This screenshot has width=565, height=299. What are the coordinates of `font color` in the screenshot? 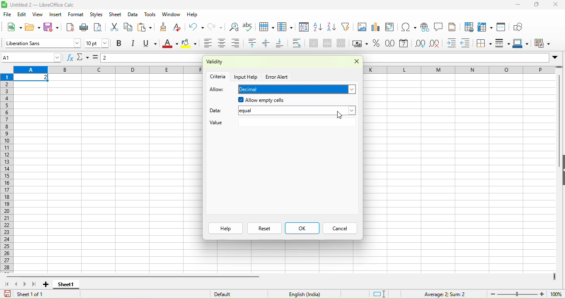 It's located at (170, 44).